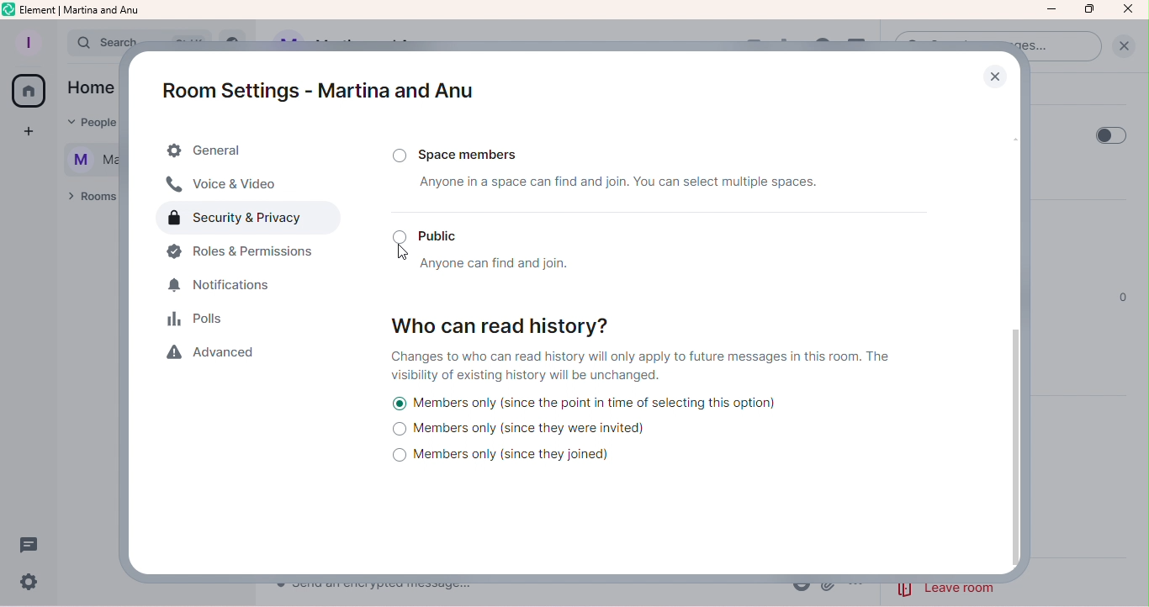 The image size is (1149, 607). I want to click on Room settings - Martina and Anu, so click(314, 90).